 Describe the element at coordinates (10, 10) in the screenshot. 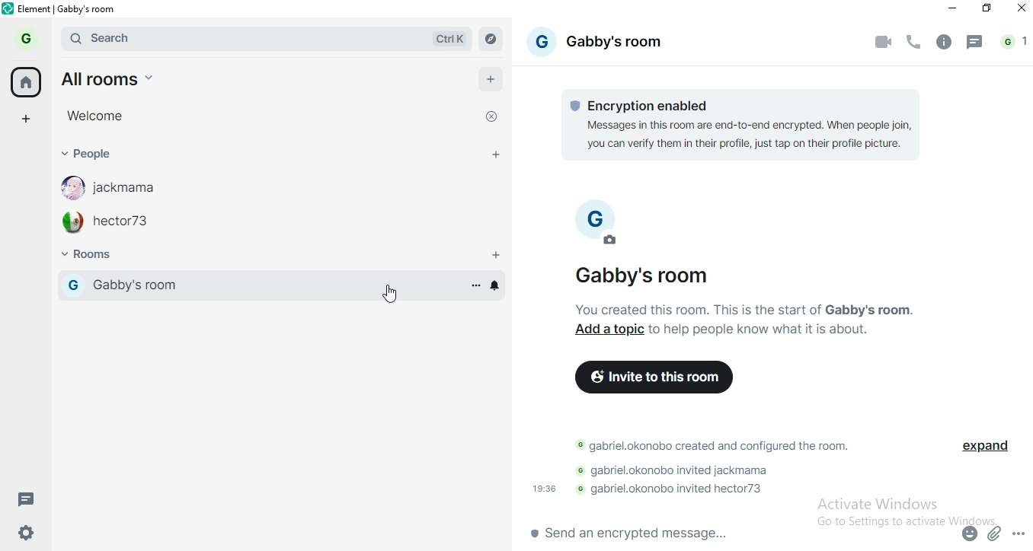

I see `element logo` at that location.